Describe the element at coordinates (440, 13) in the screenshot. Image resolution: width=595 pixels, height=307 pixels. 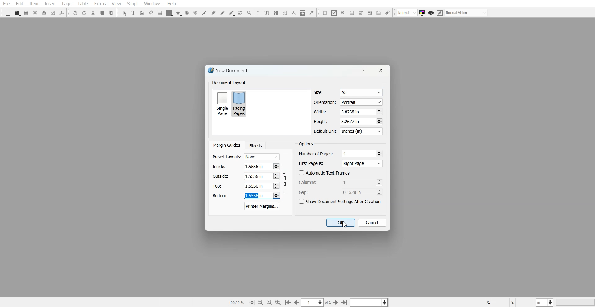
I see `Edit in preview mode` at that location.